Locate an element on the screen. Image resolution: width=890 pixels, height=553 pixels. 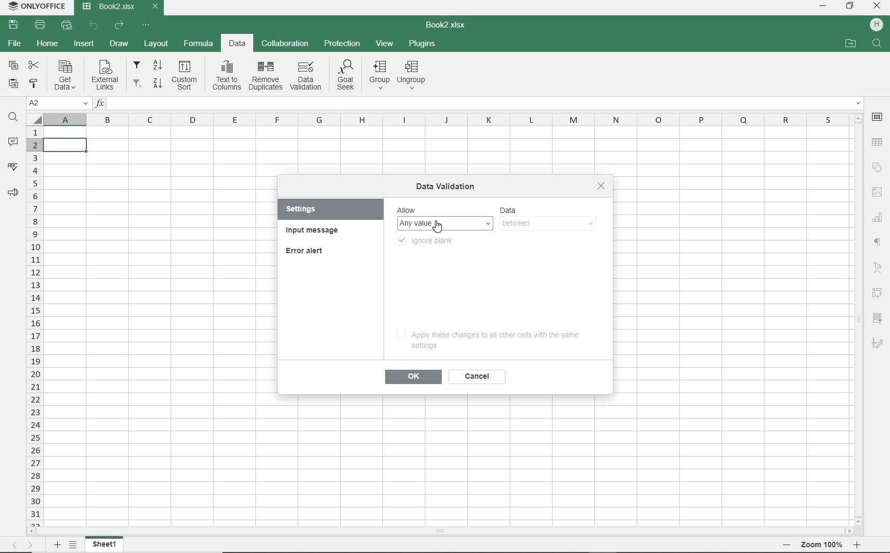
data is located at coordinates (520, 210).